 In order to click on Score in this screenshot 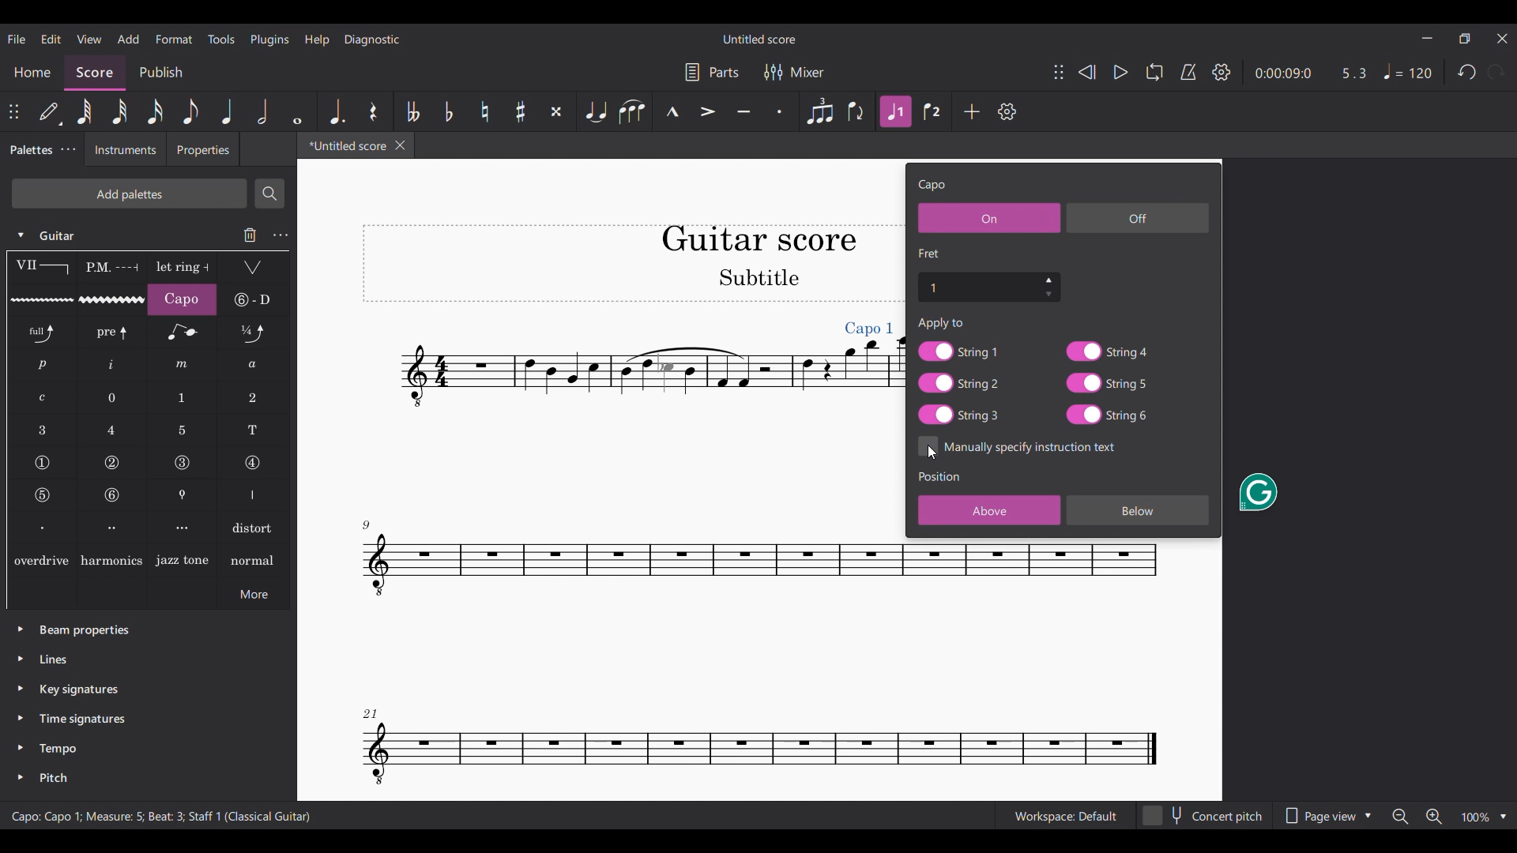, I will do `click(96, 73)`.